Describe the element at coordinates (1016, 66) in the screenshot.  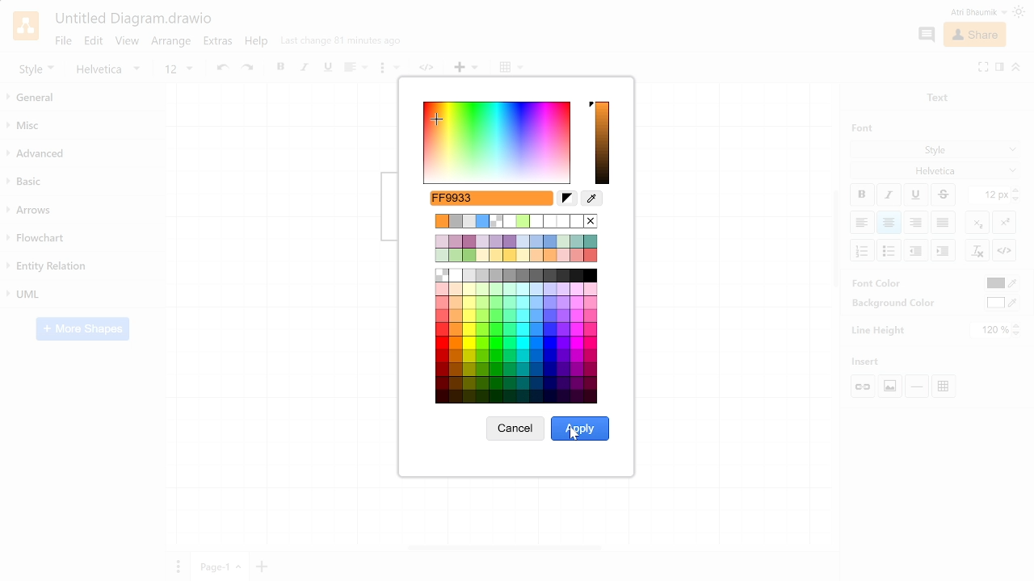
I see `collapse` at that location.